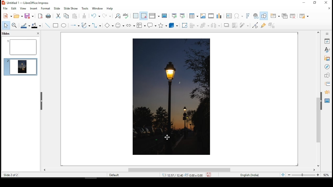 This screenshot has width=333, height=187. I want to click on properties , so click(327, 41).